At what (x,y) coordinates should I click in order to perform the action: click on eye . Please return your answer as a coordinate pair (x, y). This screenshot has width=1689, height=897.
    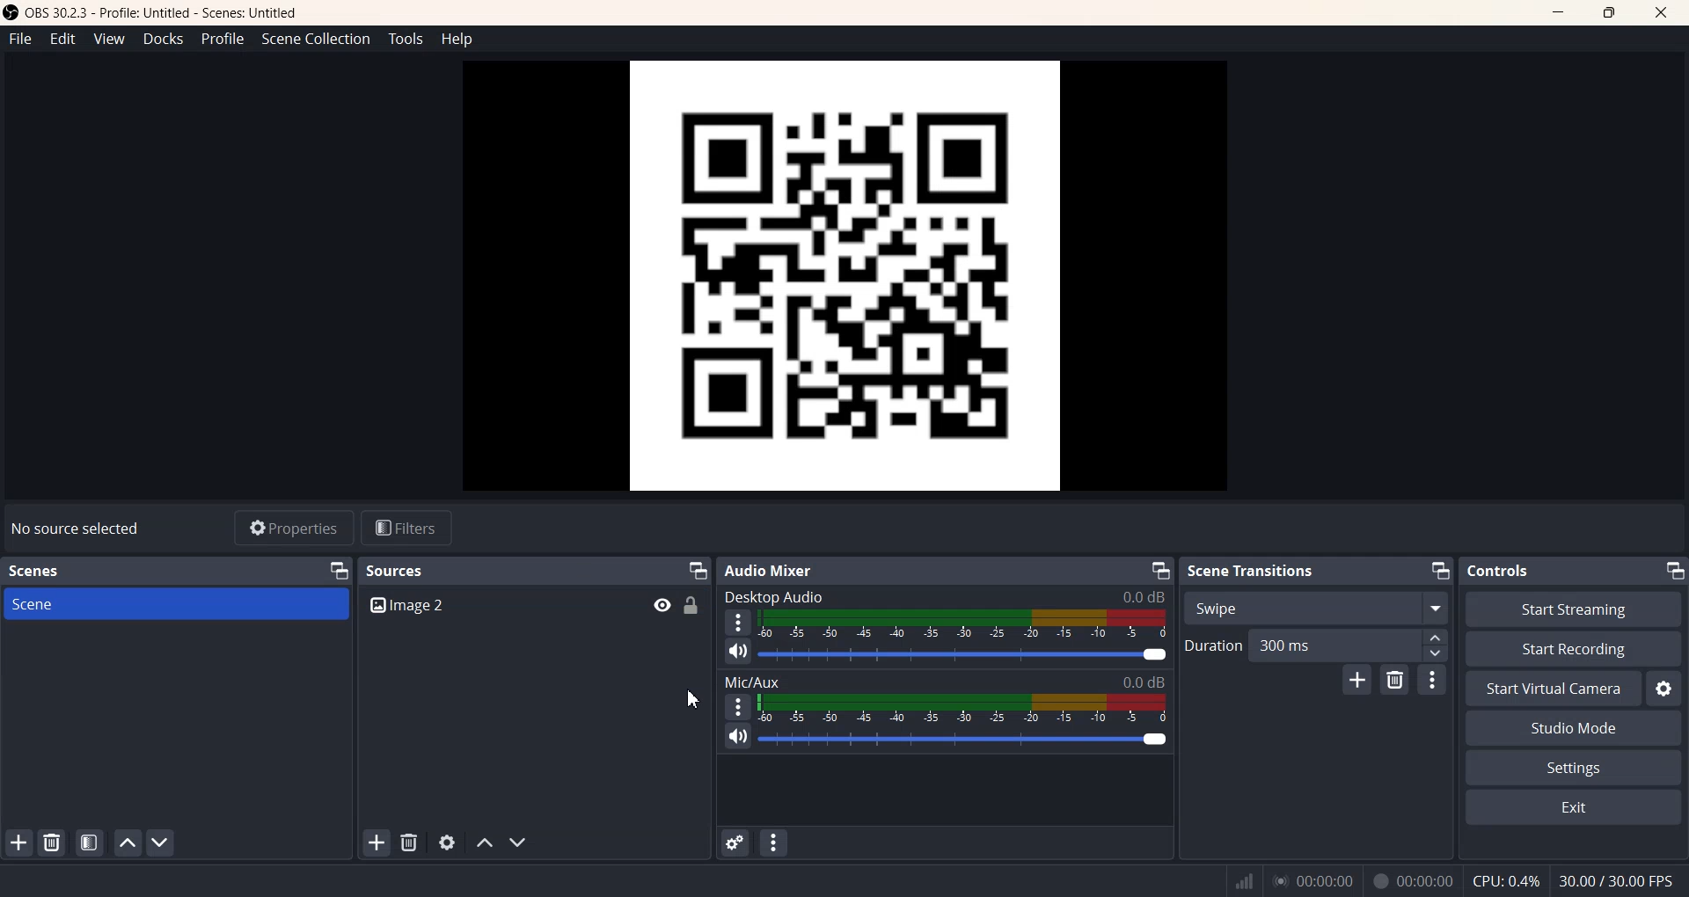
    Looking at the image, I should click on (663, 605).